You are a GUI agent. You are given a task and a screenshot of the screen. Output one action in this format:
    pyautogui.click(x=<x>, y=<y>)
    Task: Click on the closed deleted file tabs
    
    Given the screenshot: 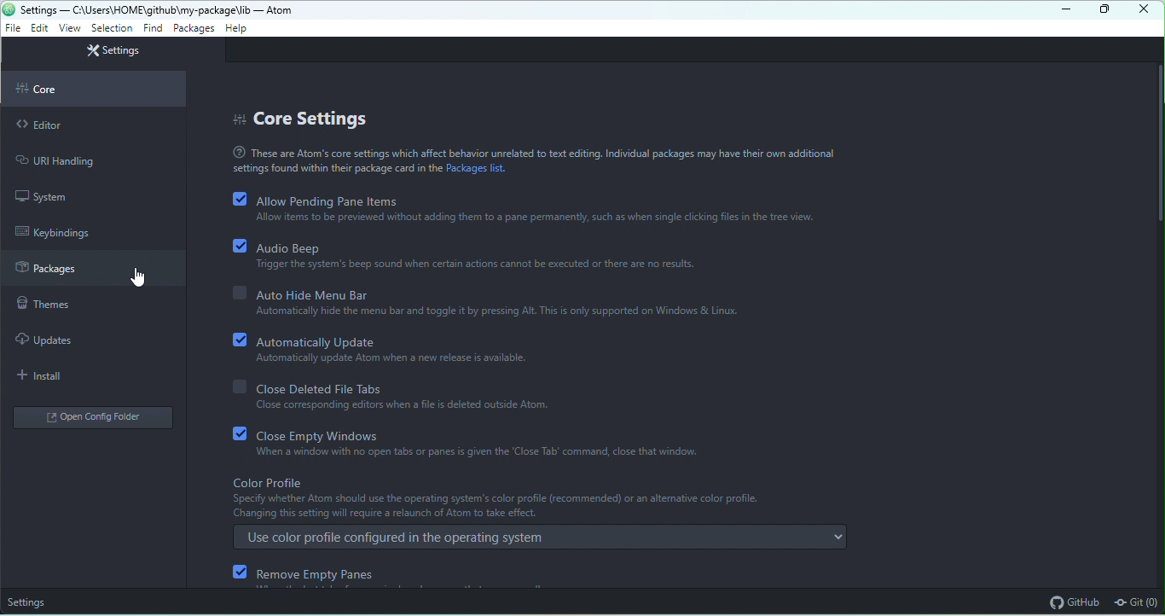 What is the action you would take?
    pyautogui.click(x=330, y=389)
    